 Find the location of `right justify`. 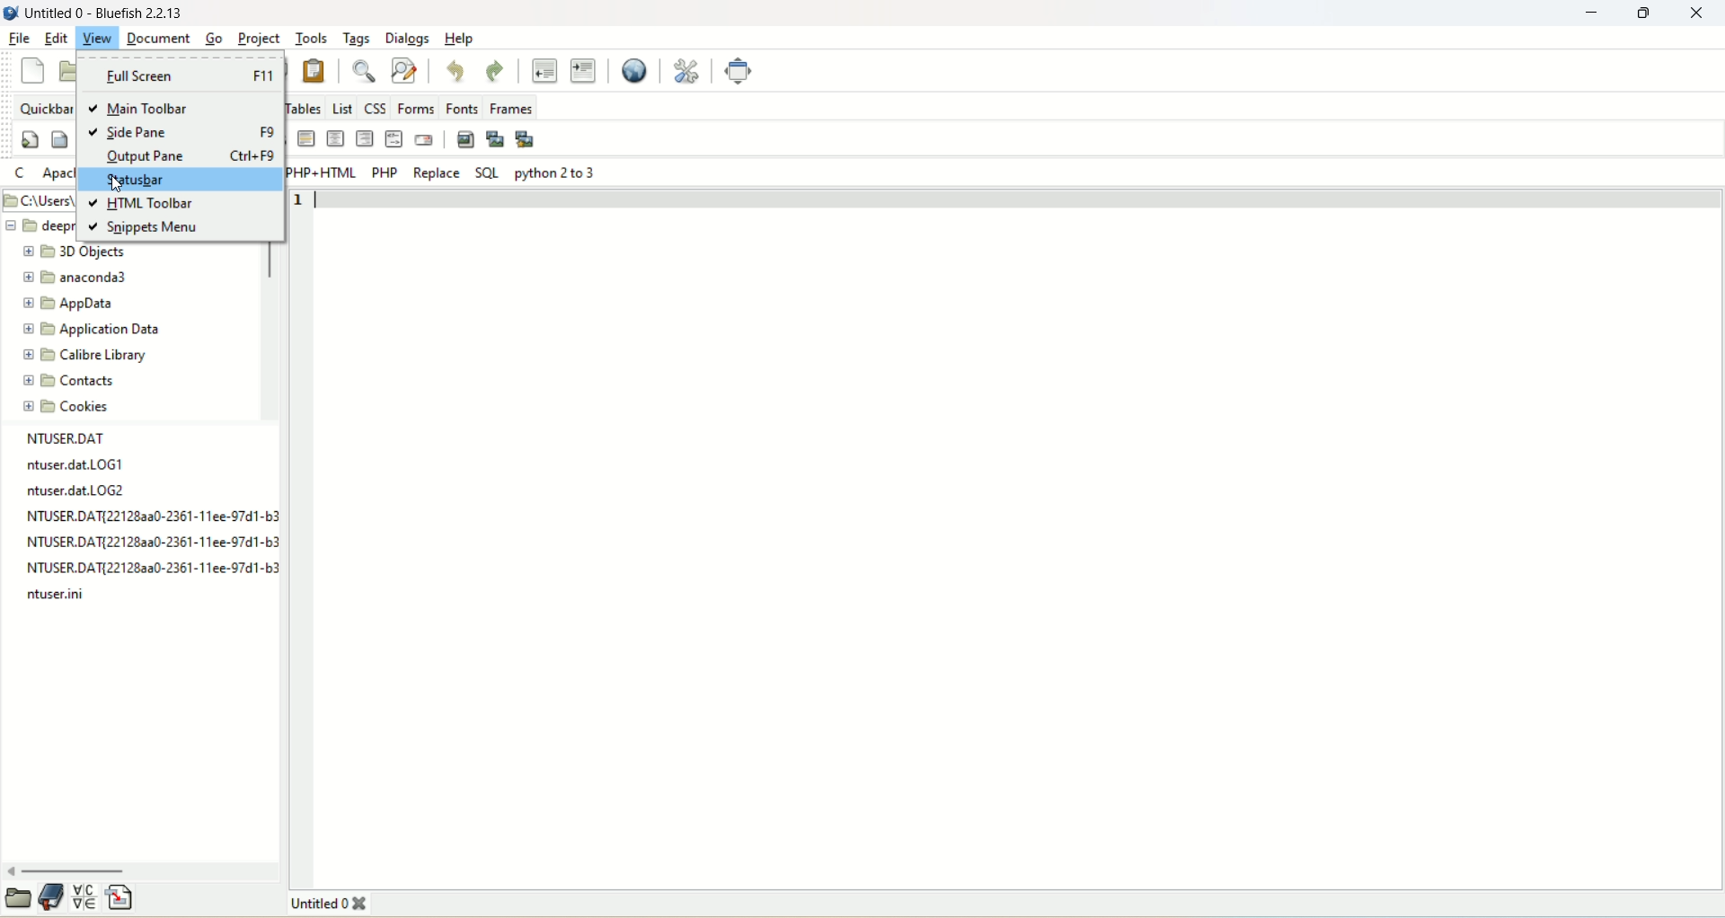

right justify is located at coordinates (365, 137).